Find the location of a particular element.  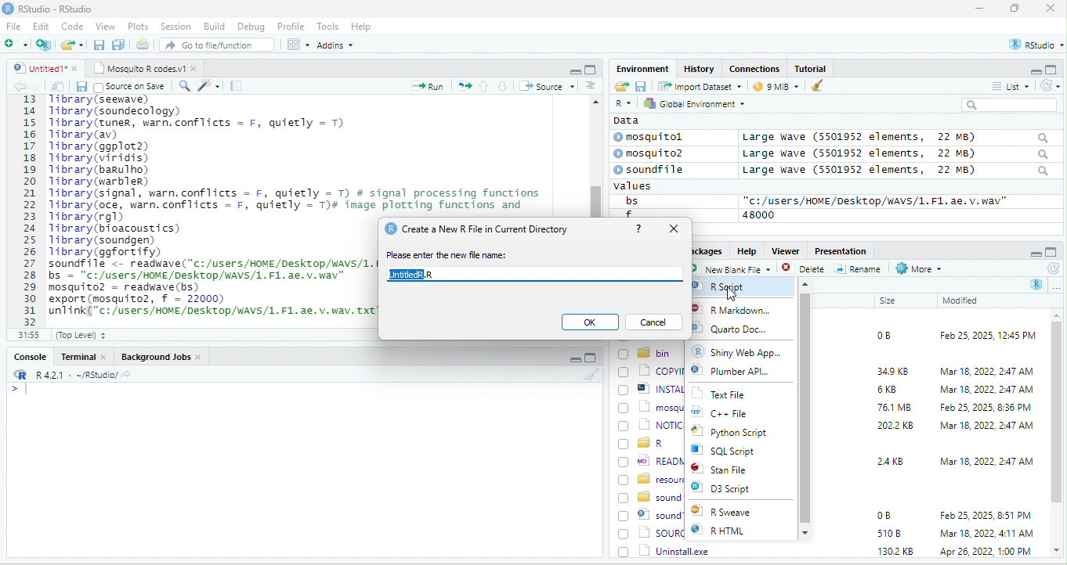

open is located at coordinates (144, 46).